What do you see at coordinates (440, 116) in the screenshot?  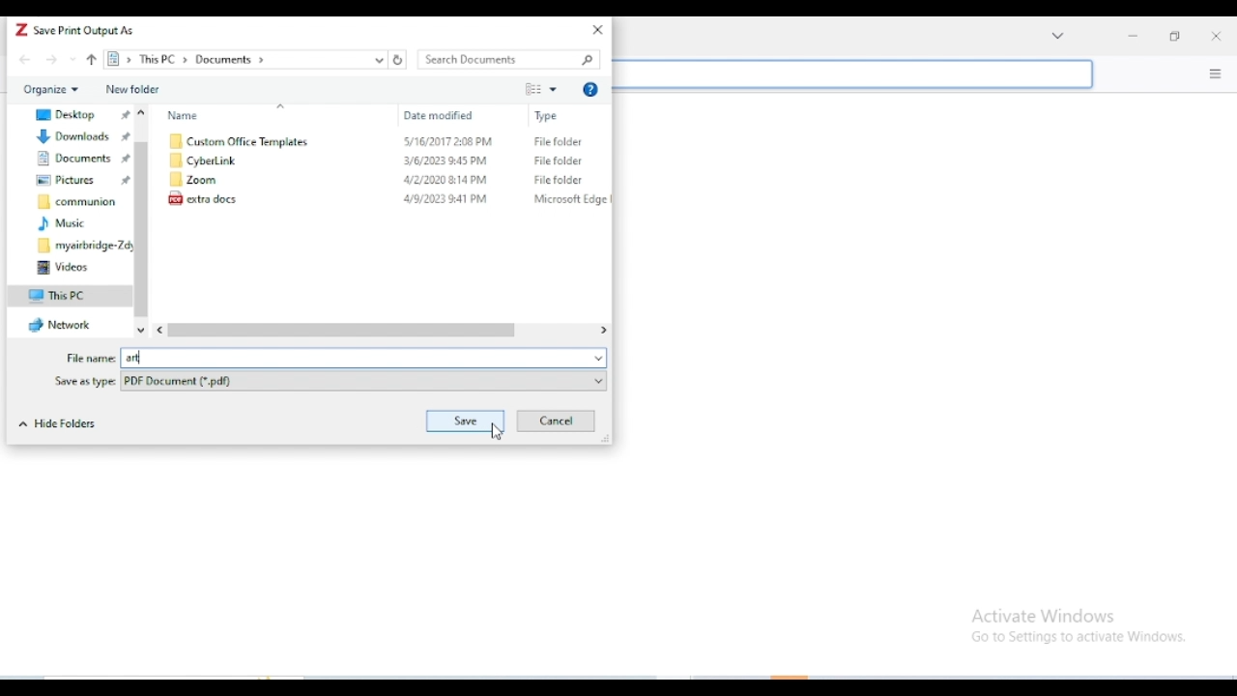 I see `Date modified` at bounding box center [440, 116].